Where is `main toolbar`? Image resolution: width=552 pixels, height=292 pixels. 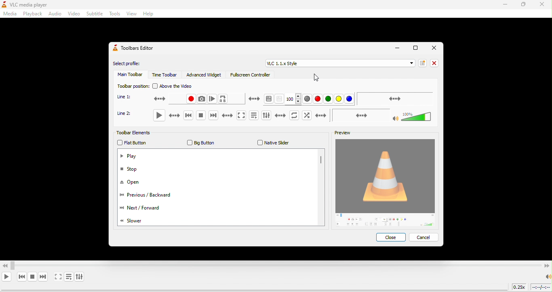 main toolbar is located at coordinates (129, 76).